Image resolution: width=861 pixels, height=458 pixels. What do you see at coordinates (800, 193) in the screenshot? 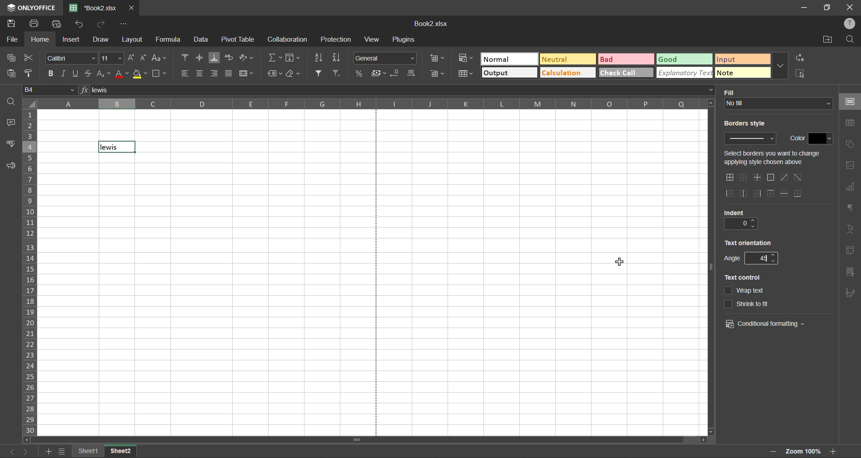
I see `outer bottom border only` at bounding box center [800, 193].